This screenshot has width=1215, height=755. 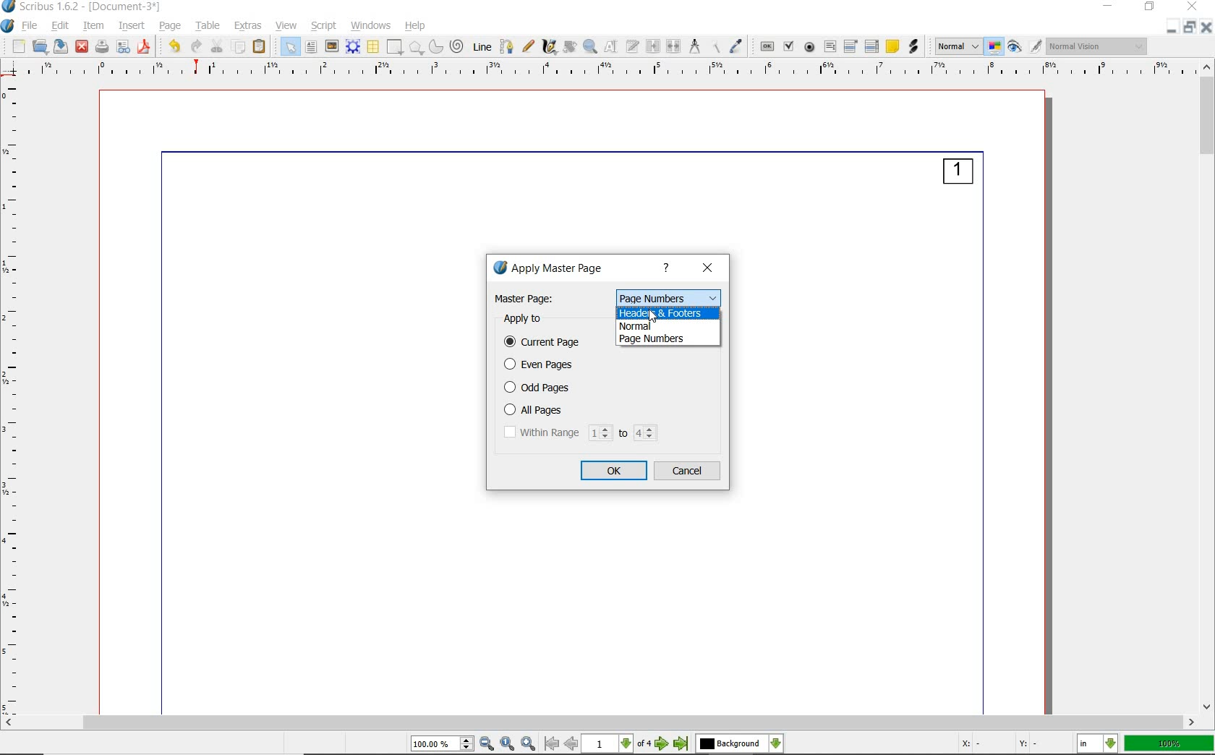 I want to click on link annotation, so click(x=914, y=46).